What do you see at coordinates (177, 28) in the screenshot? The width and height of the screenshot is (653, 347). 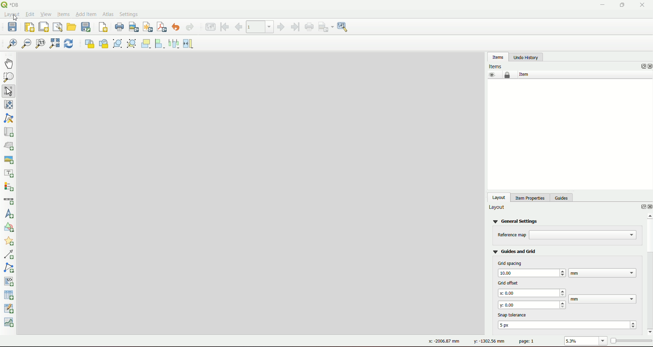 I see `undo` at bounding box center [177, 28].